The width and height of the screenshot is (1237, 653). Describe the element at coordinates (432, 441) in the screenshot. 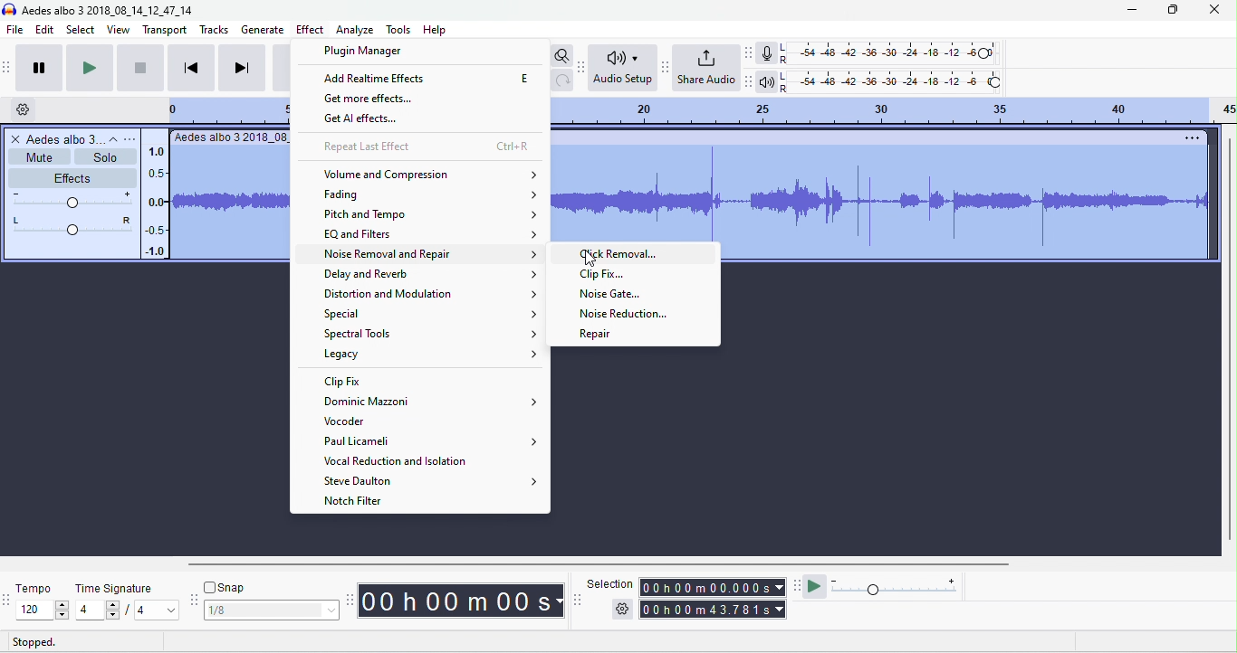

I see `paul licameli` at that location.